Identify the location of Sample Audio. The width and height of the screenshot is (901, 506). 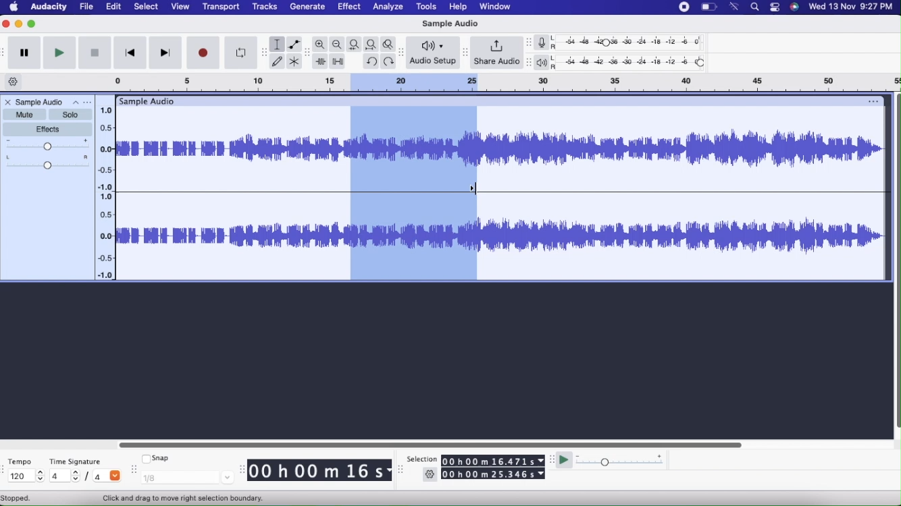
(448, 24).